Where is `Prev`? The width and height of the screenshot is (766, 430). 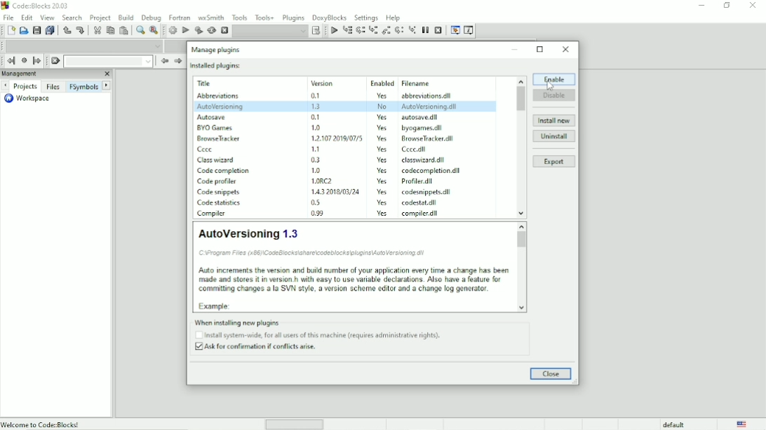
Prev is located at coordinates (6, 85).